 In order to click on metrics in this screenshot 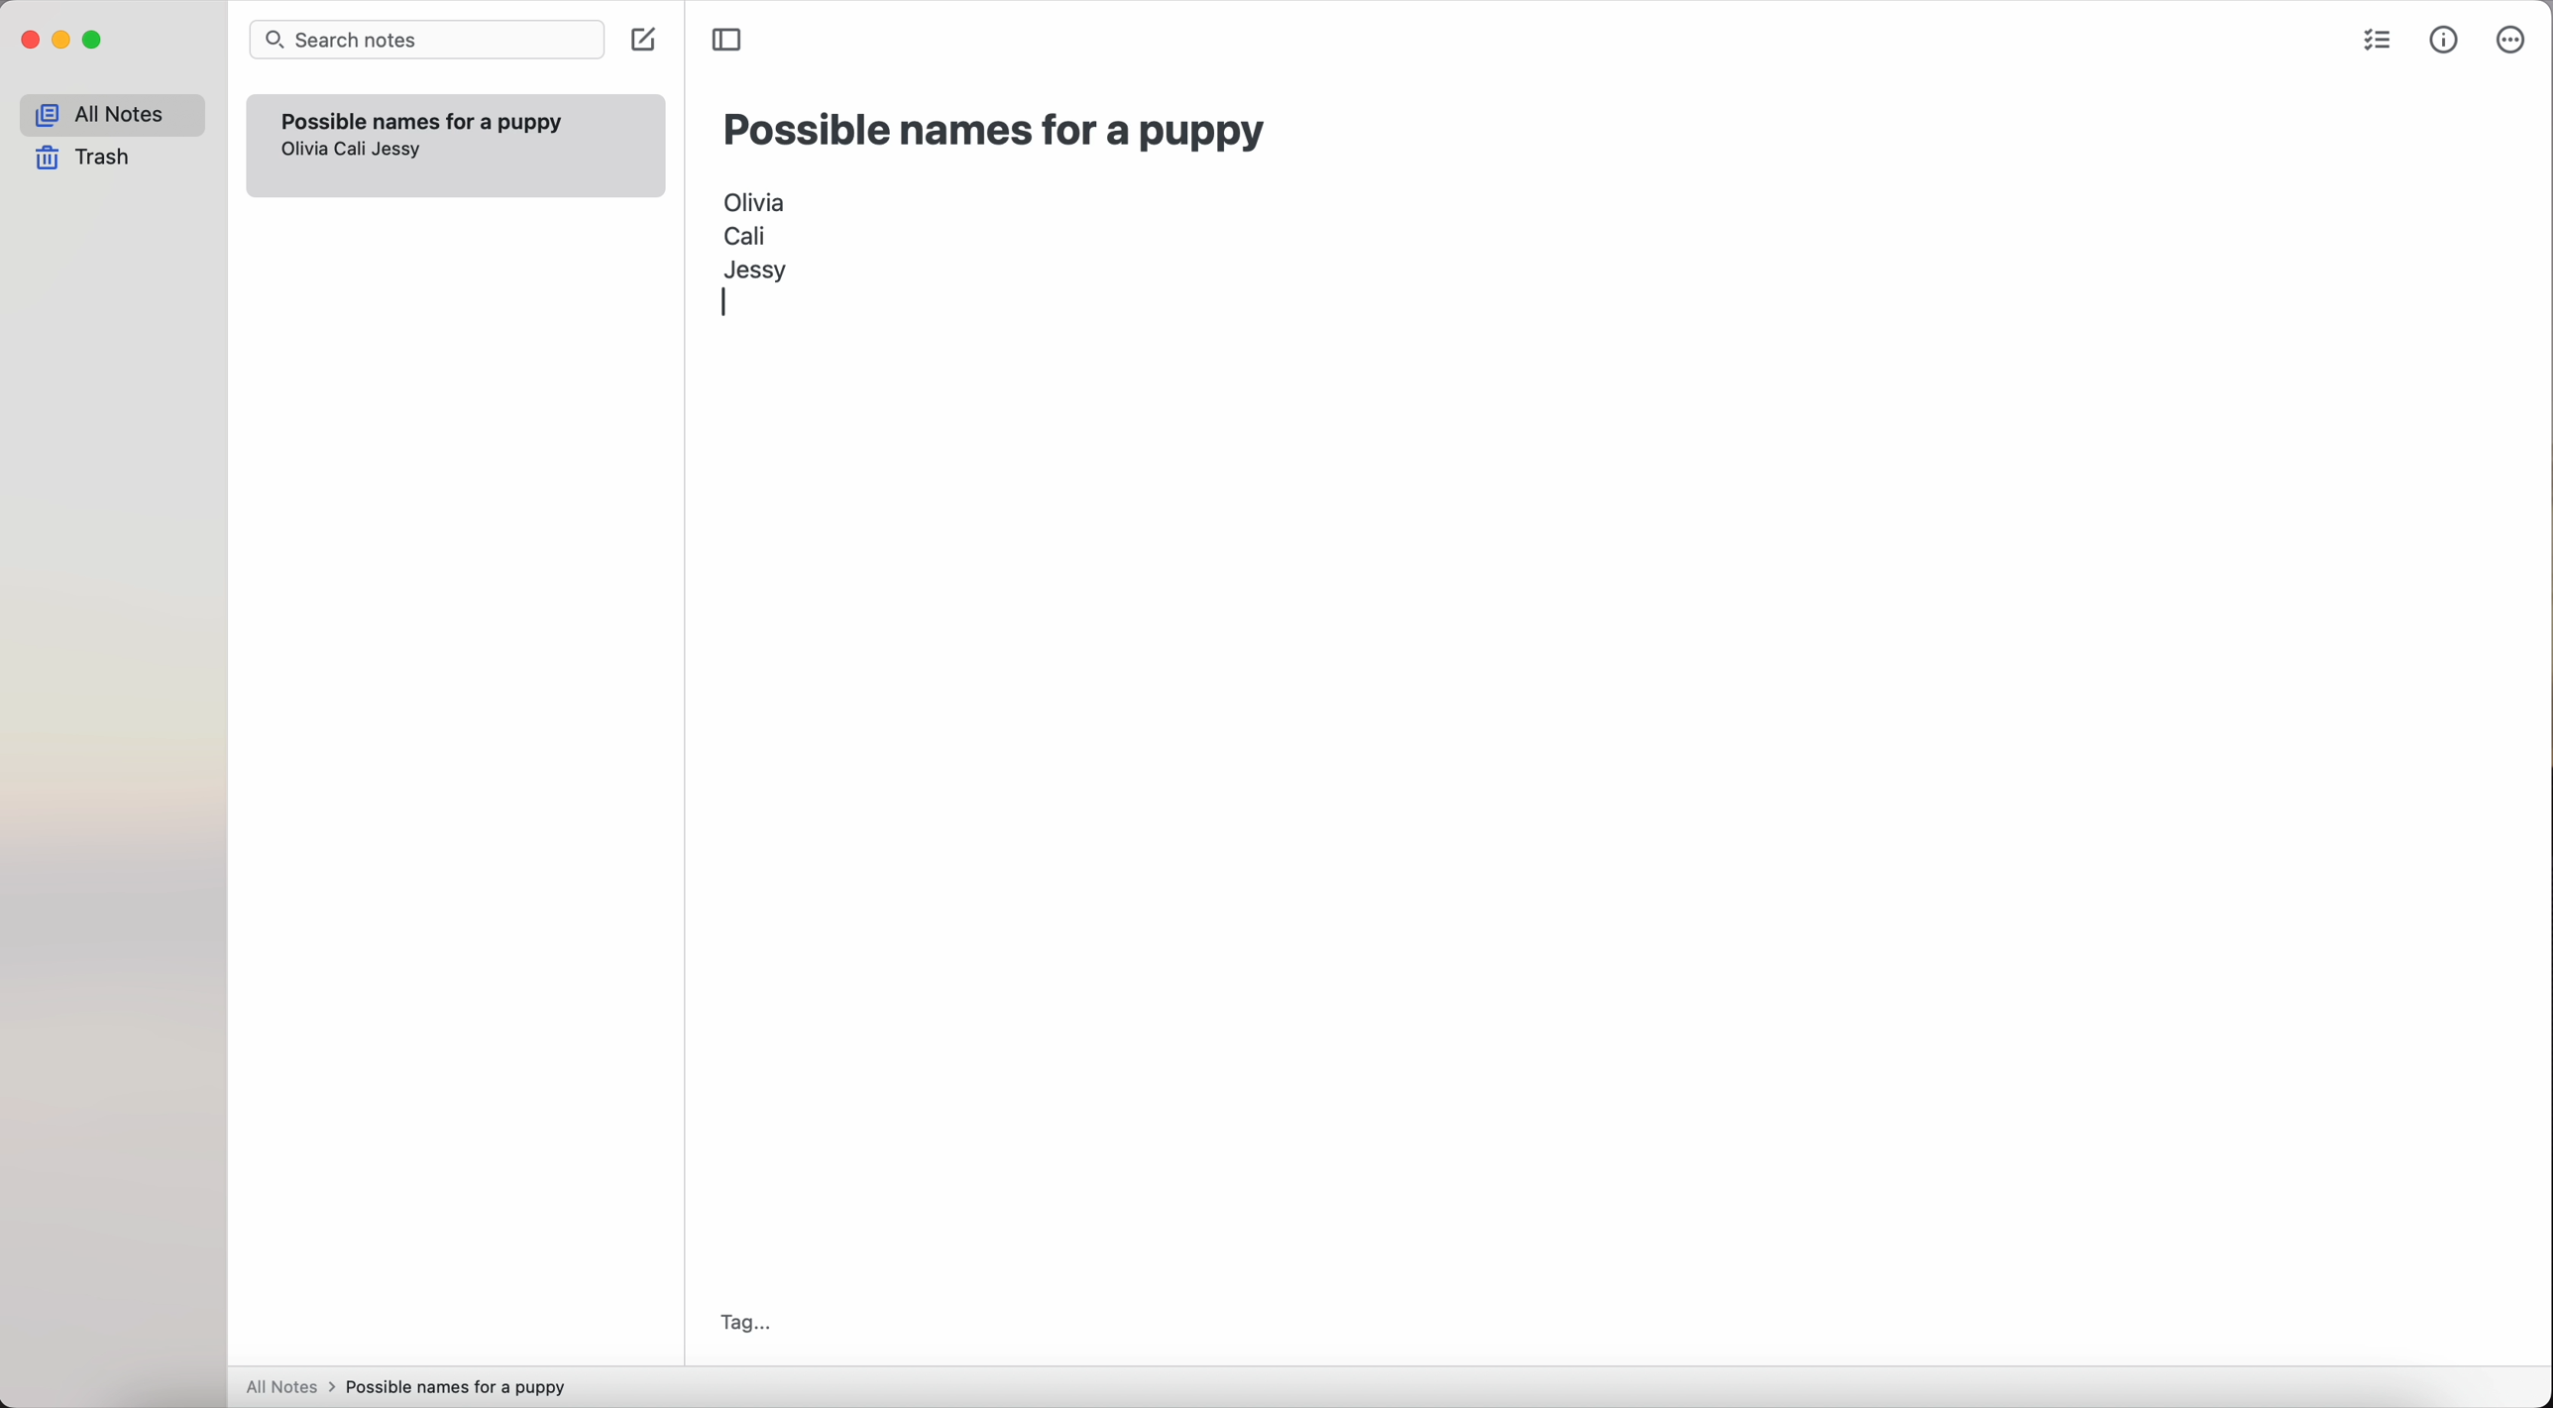, I will do `click(2446, 40)`.